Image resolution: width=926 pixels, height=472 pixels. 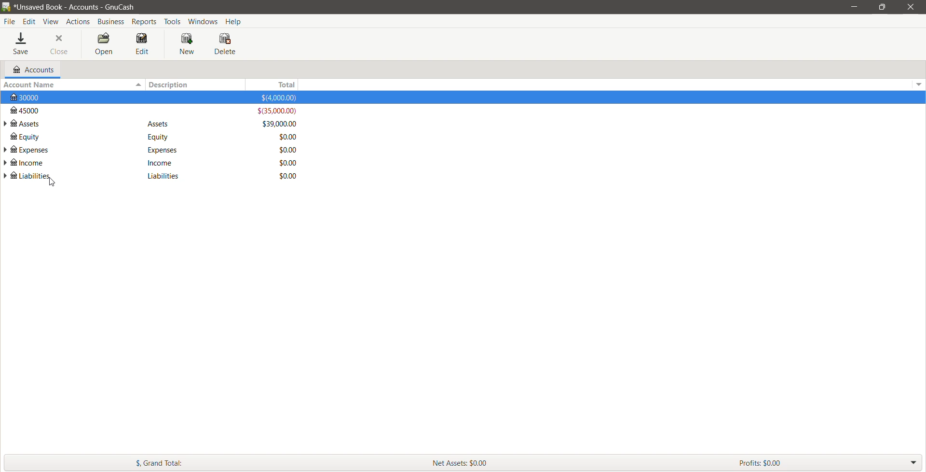 What do you see at coordinates (155, 98) in the screenshot?
I see `details of the account "30000"` at bounding box center [155, 98].